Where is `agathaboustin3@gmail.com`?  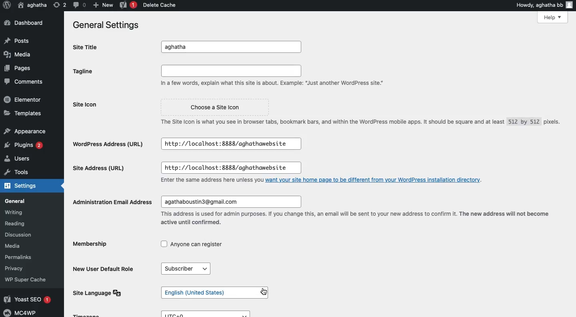 agathaboustin3@gmail.com is located at coordinates (229, 202).